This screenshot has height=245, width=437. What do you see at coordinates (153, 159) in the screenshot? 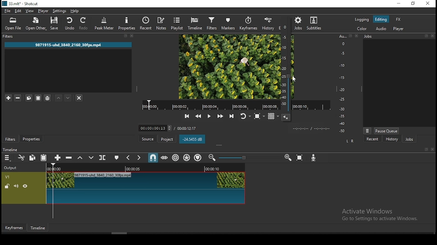
I see `snap` at bounding box center [153, 159].